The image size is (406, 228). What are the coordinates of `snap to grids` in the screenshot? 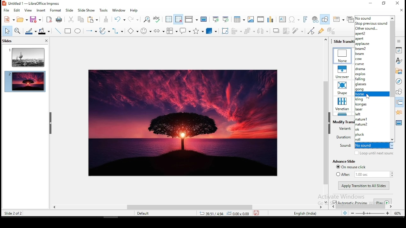 It's located at (179, 19).